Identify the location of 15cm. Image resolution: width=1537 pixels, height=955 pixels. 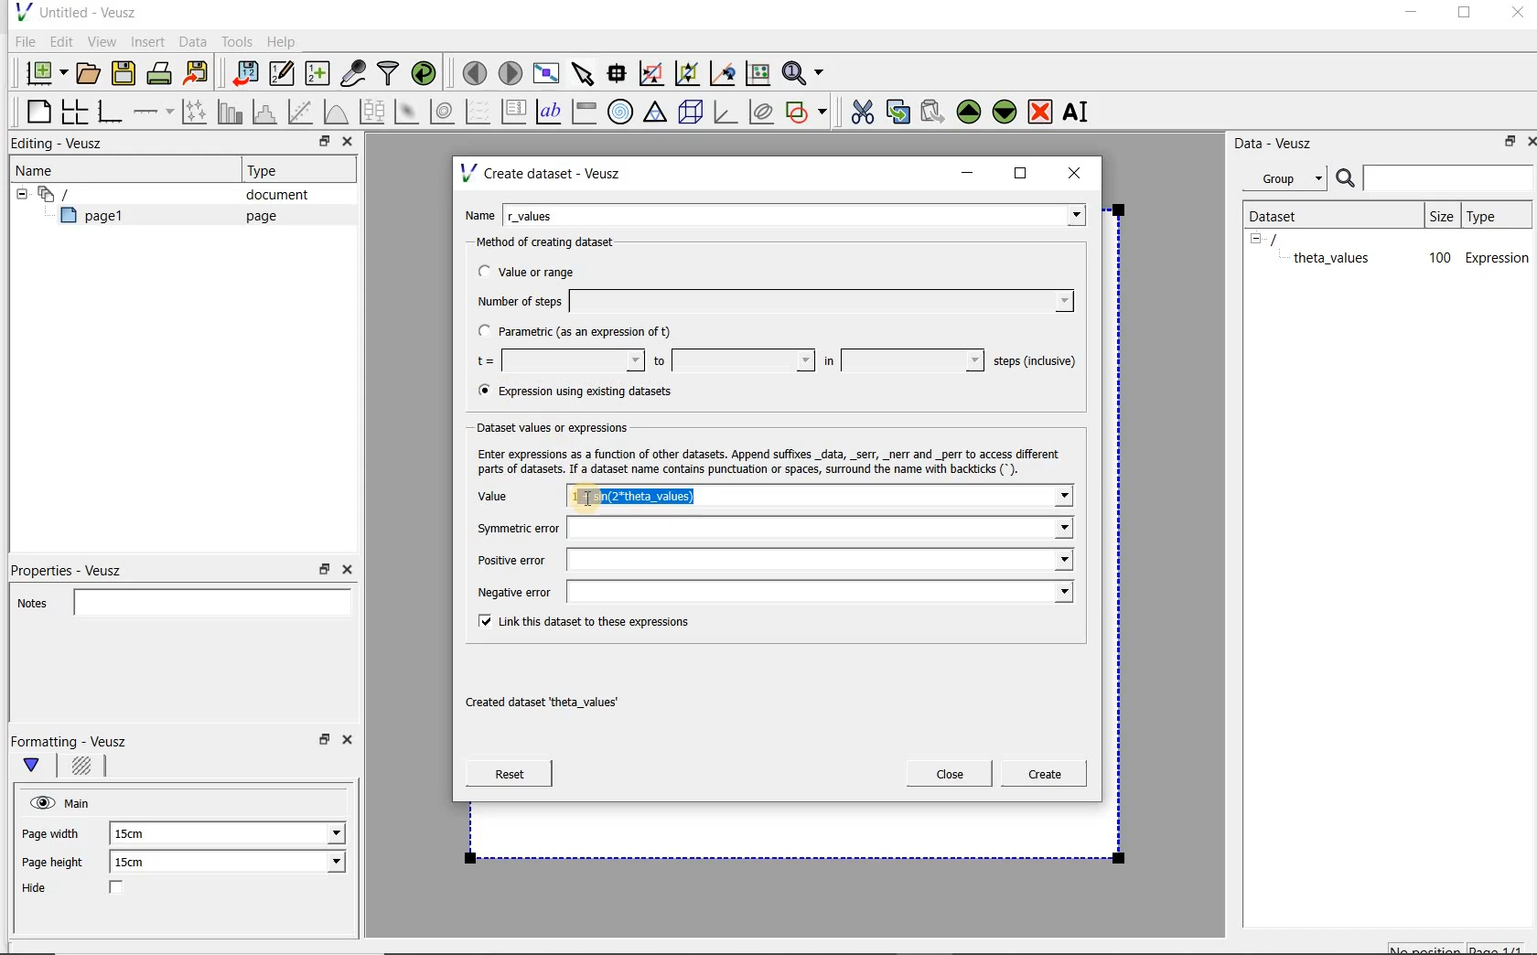
(139, 834).